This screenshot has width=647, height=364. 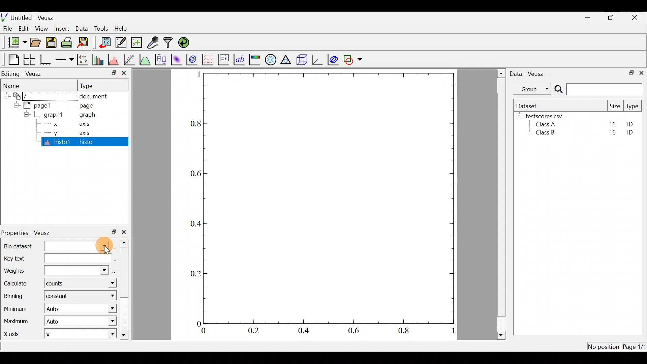 I want to click on 1D, so click(x=630, y=124).